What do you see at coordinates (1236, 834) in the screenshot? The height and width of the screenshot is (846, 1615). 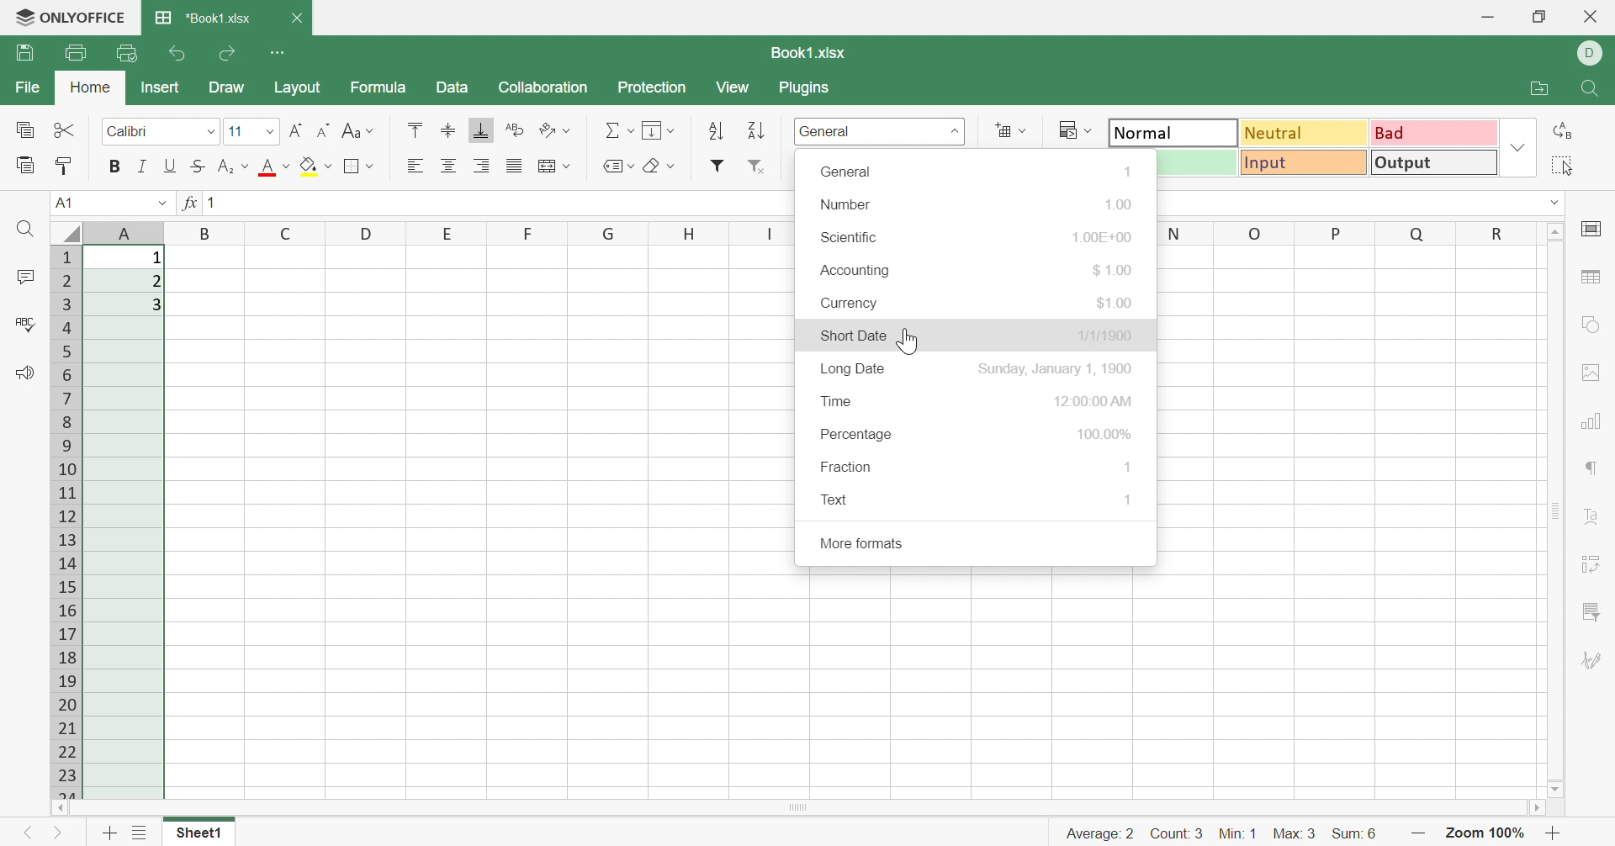 I see `Min: 1` at bounding box center [1236, 834].